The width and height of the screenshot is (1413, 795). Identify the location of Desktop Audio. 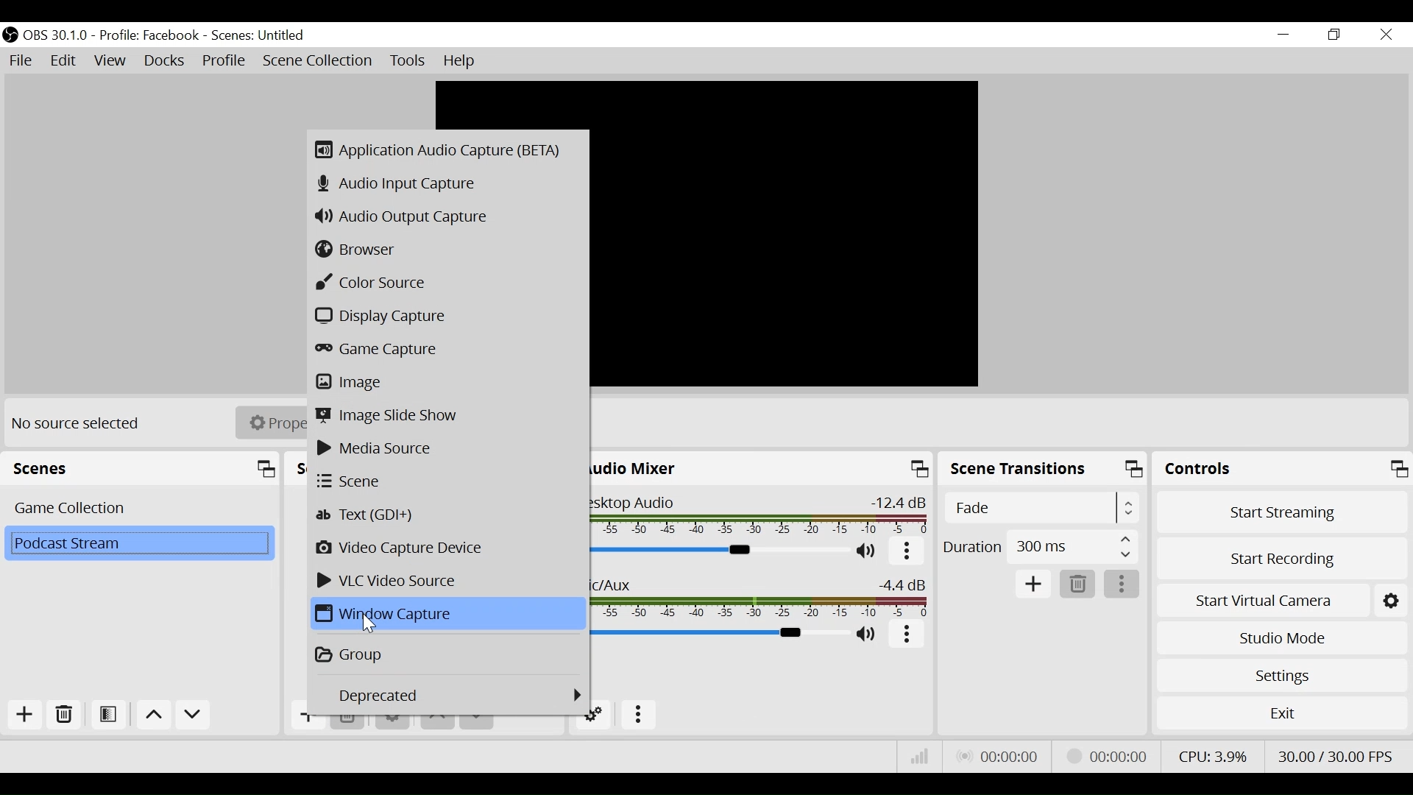
(765, 516).